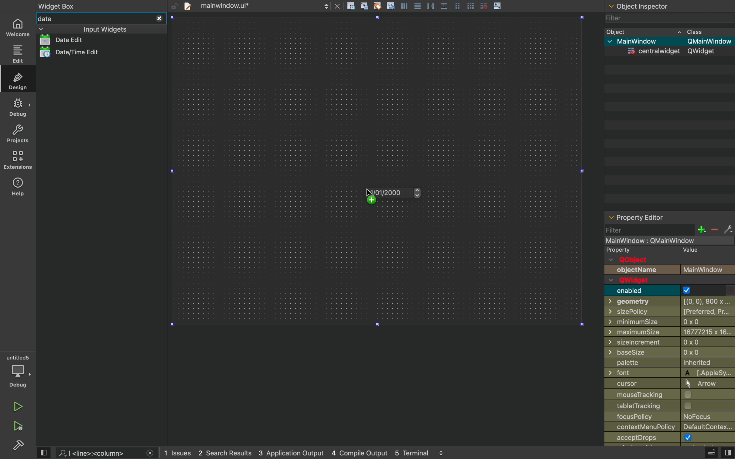 This screenshot has width=735, height=459. I want to click on extrude, so click(712, 453).